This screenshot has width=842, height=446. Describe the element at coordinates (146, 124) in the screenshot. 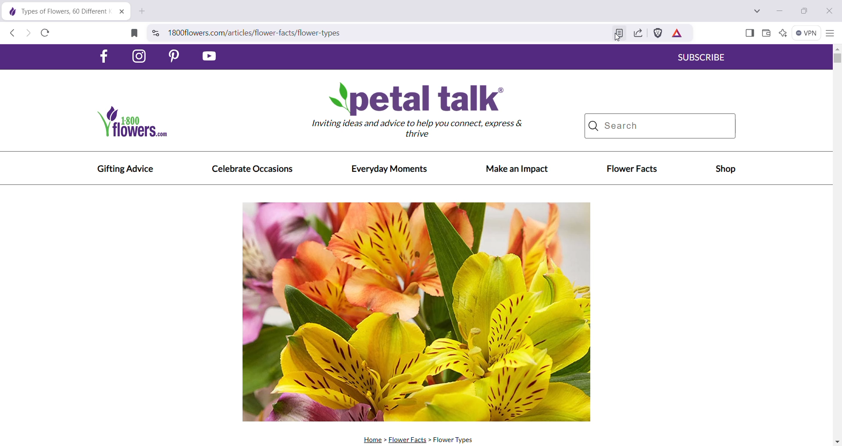

I see `1800flowers.com` at that location.